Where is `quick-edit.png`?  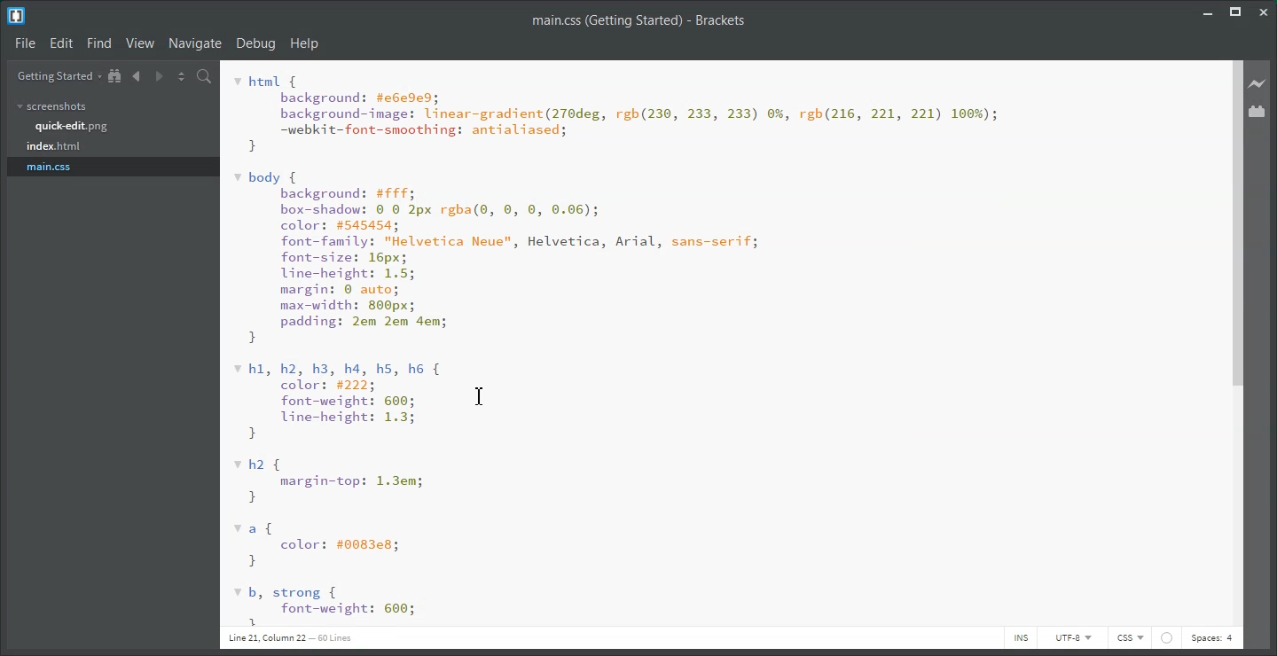 quick-edit.png is located at coordinates (71, 127).